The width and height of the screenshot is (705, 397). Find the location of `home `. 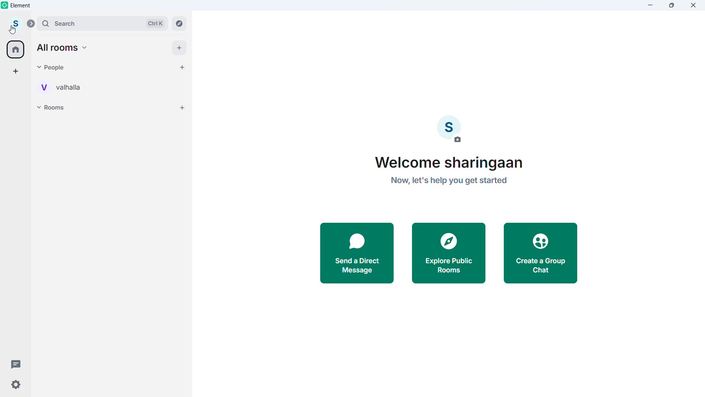

home  is located at coordinates (16, 50).